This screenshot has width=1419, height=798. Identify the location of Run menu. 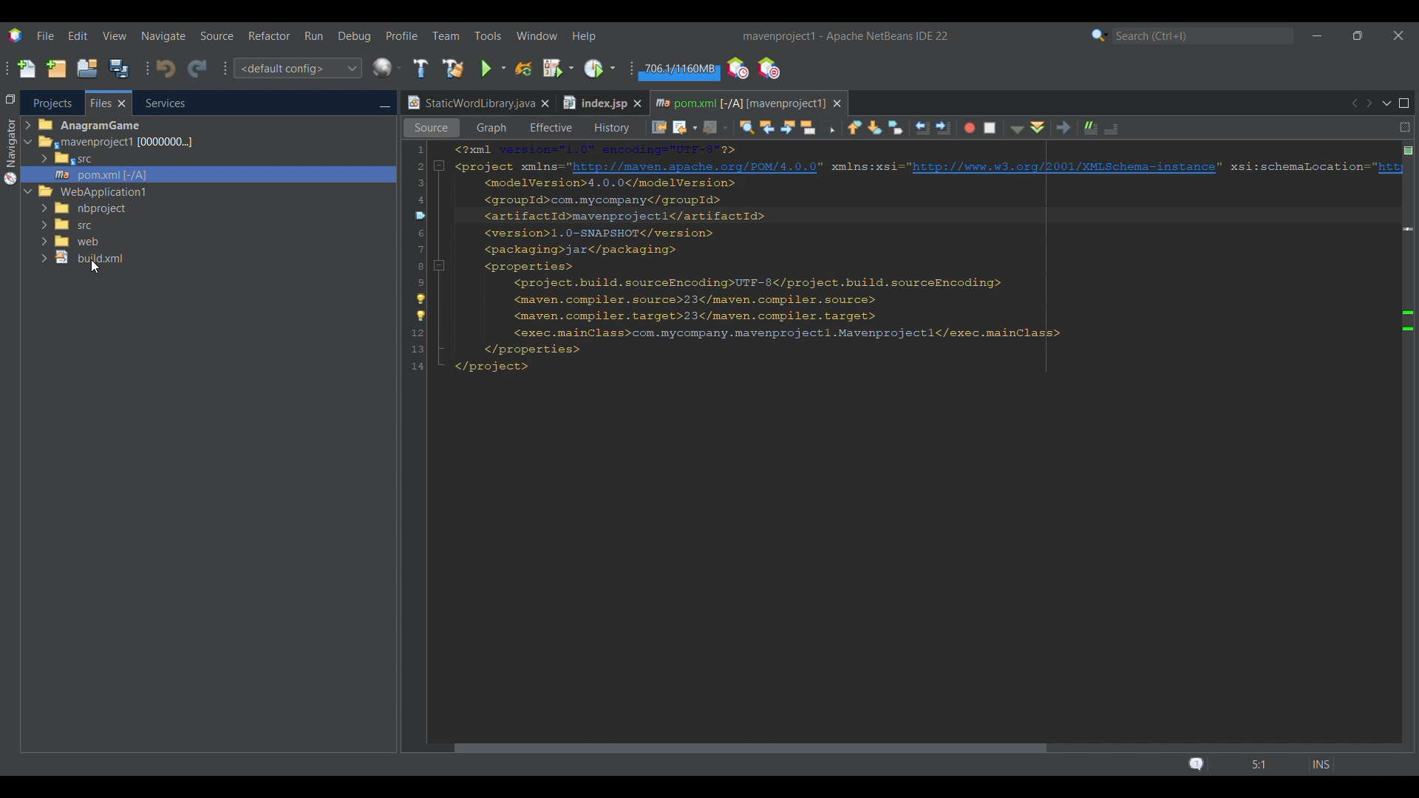
(313, 35).